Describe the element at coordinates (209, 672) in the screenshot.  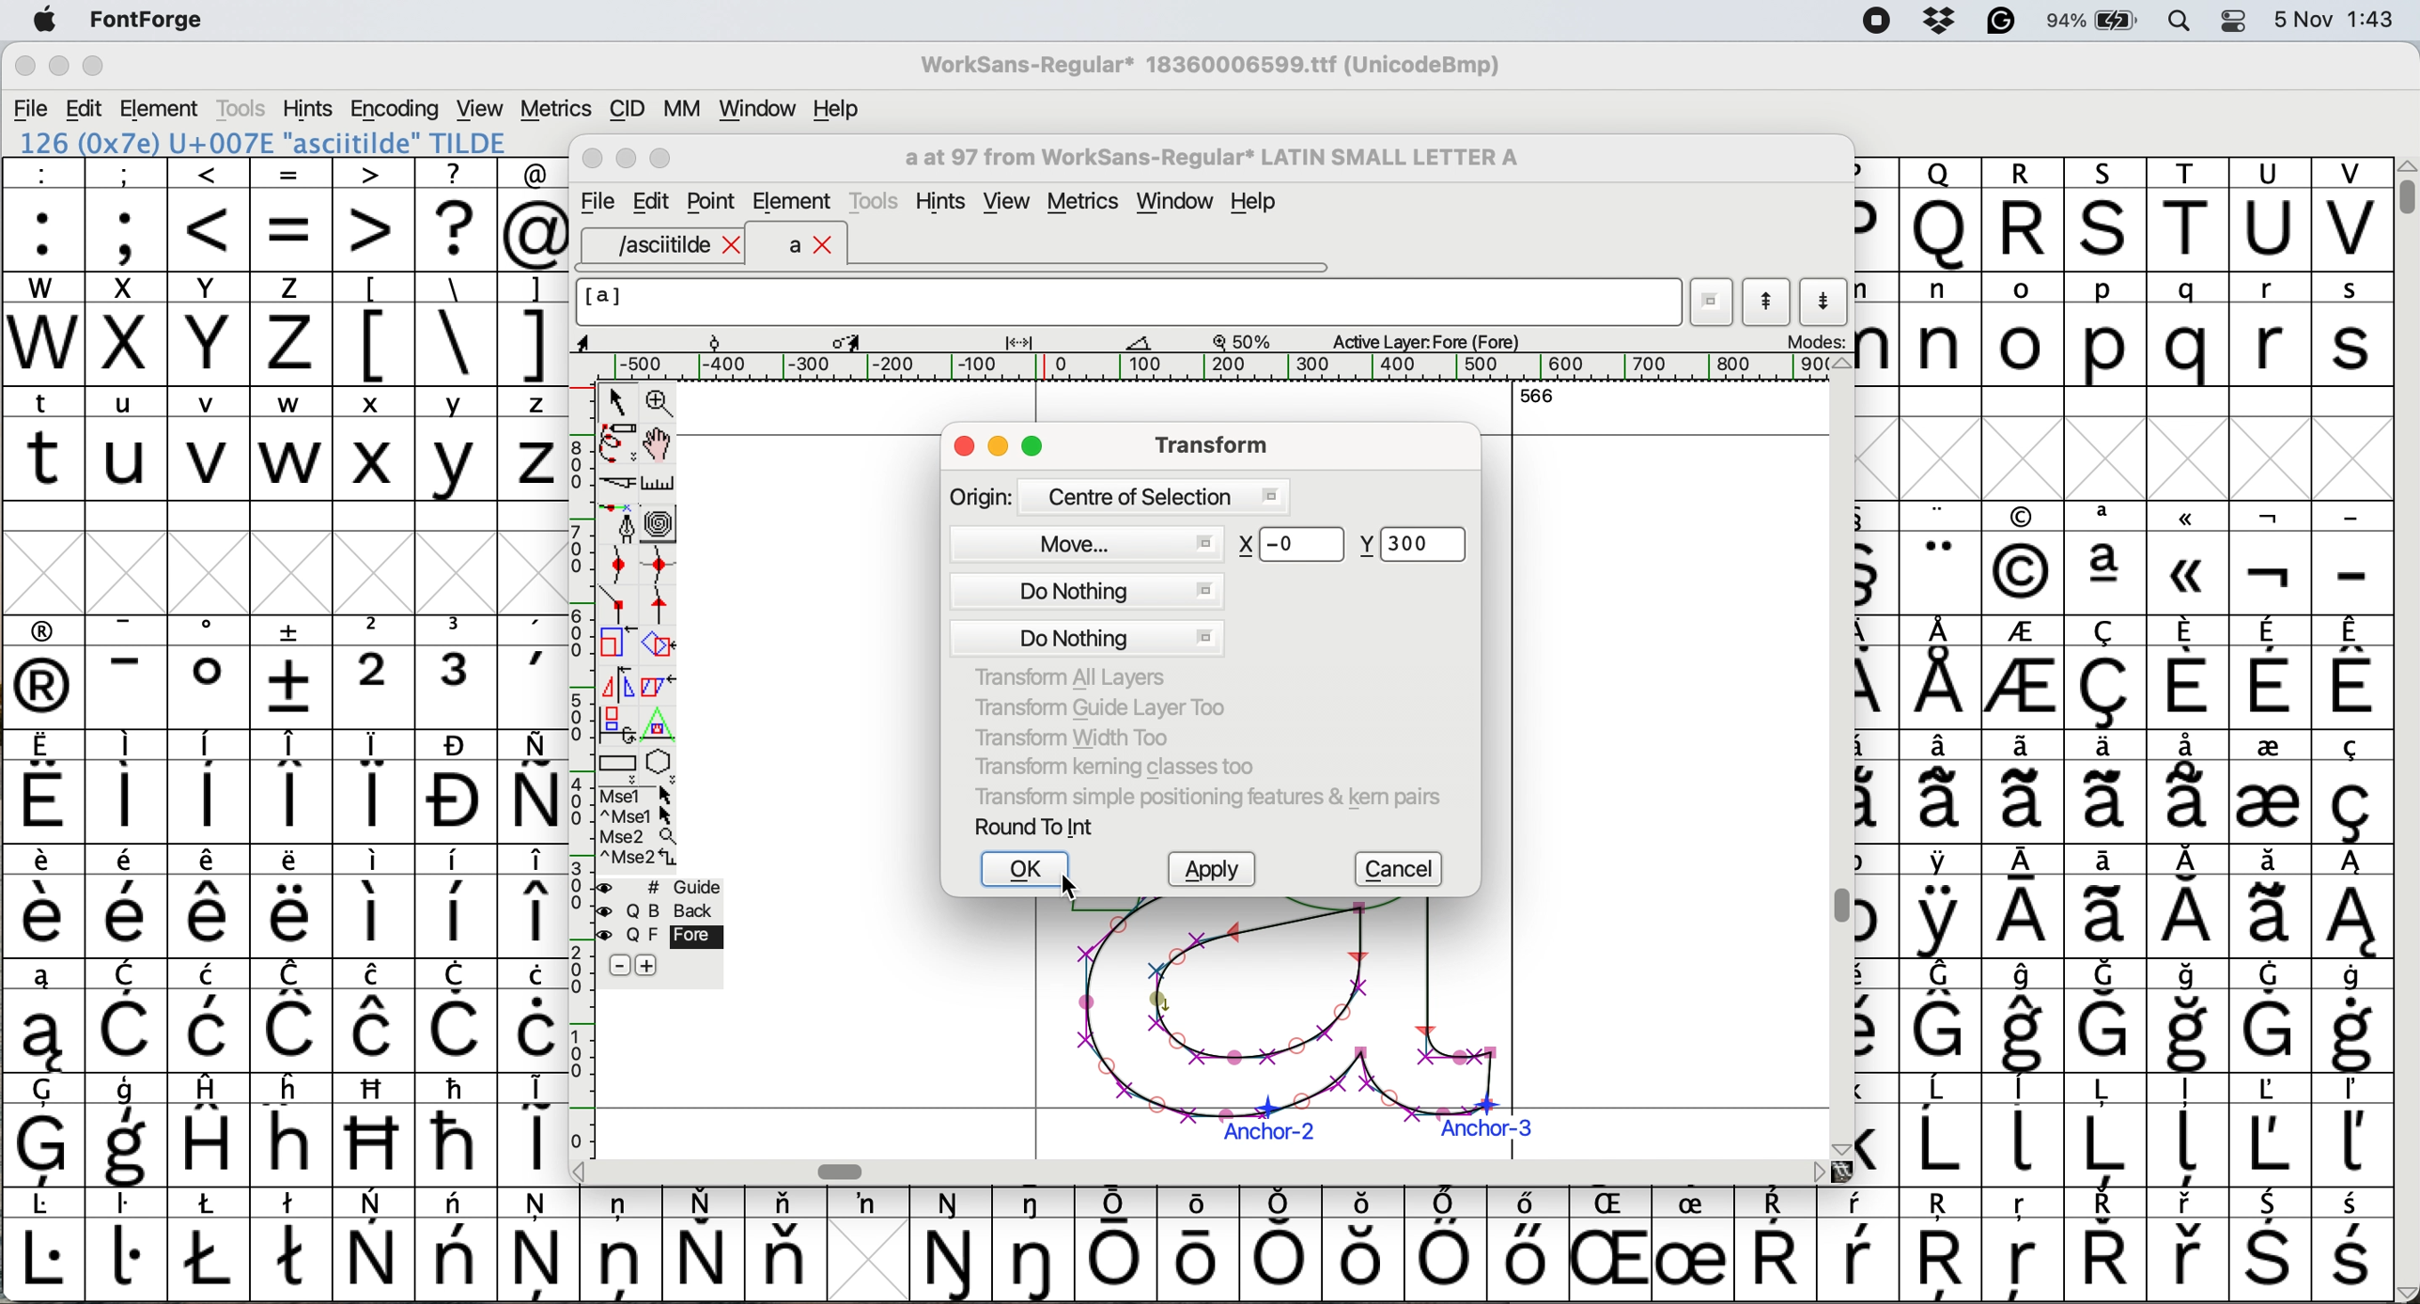
I see `symbol` at that location.